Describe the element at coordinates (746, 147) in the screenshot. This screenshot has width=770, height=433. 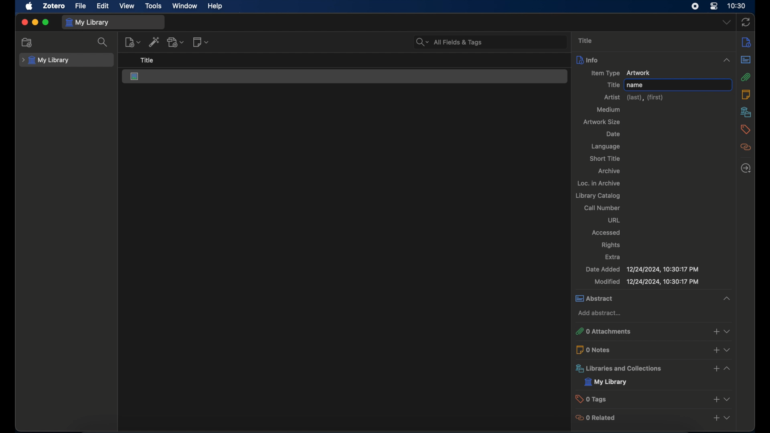
I see `related` at that location.